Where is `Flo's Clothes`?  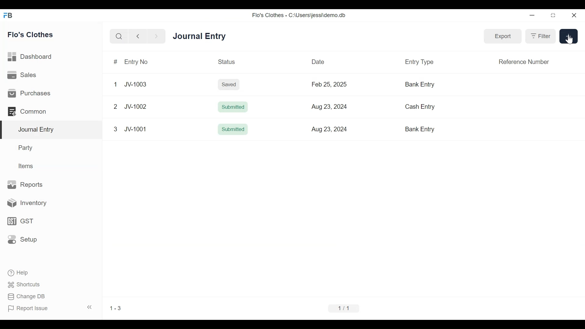
Flo's Clothes is located at coordinates (30, 34).